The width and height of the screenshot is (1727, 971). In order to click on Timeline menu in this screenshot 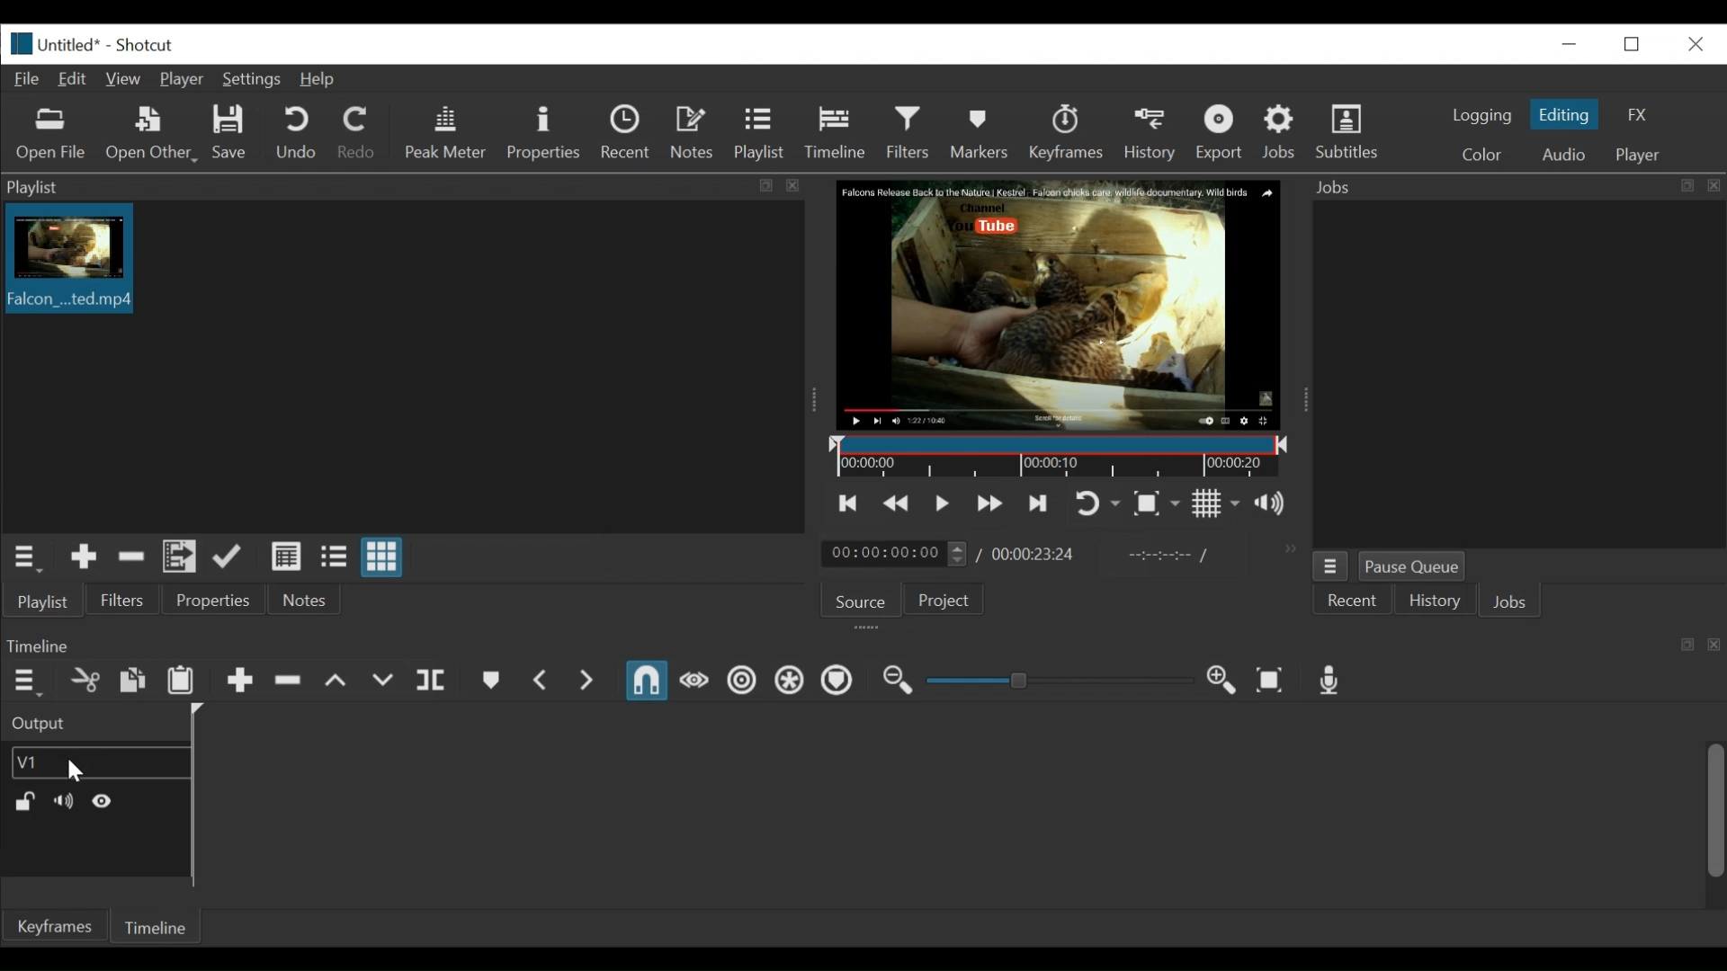, I will do `click(22, 682)`.